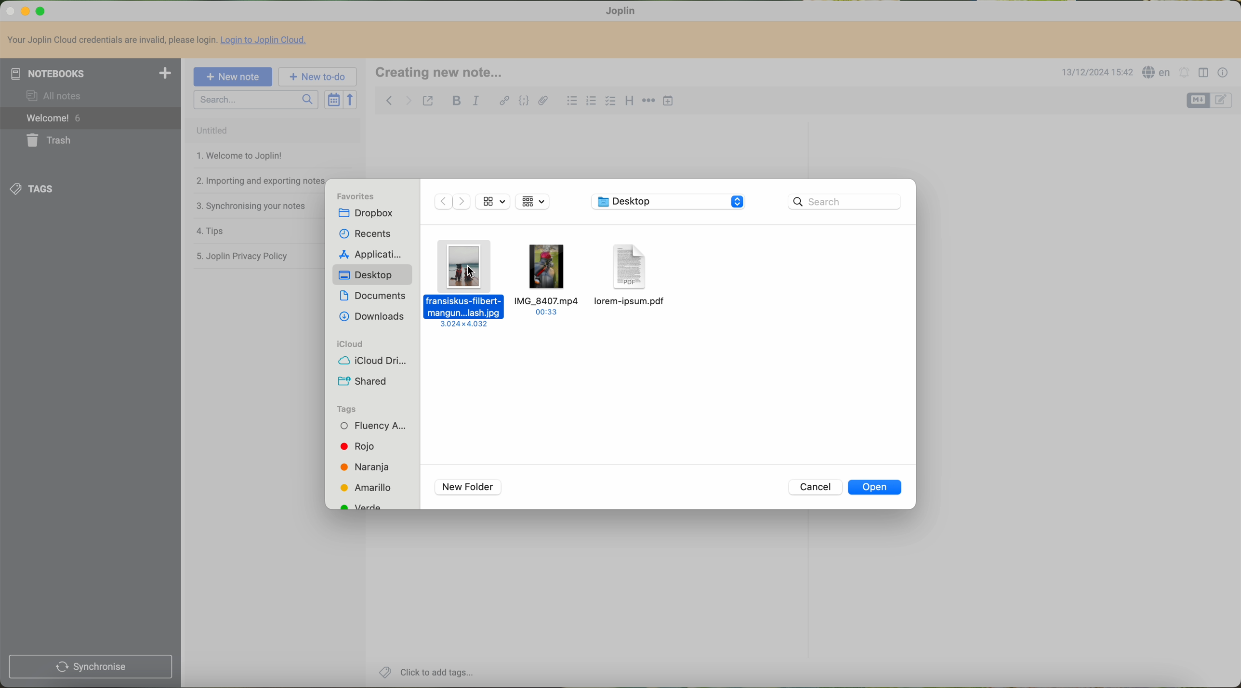 The image size is (1241, 688). Describe the element at coordinates (630, 102) in the screenshot. I see `heading` at that location.